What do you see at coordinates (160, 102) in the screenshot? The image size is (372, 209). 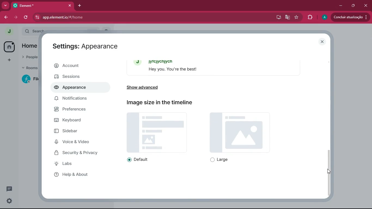 I see `Image size in the timeline` at bounding box center [160, 102].